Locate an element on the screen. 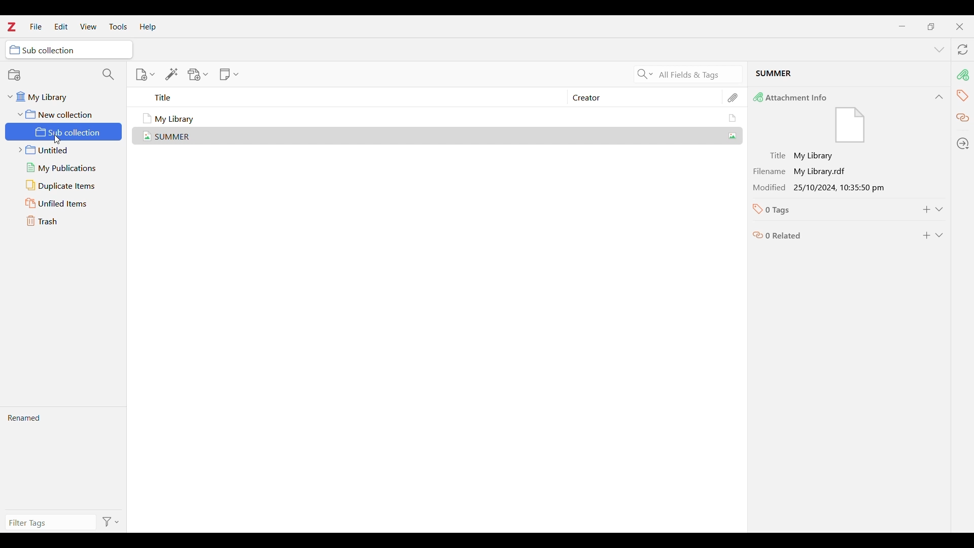  Duplicate items is located at coordinates (65, 185).